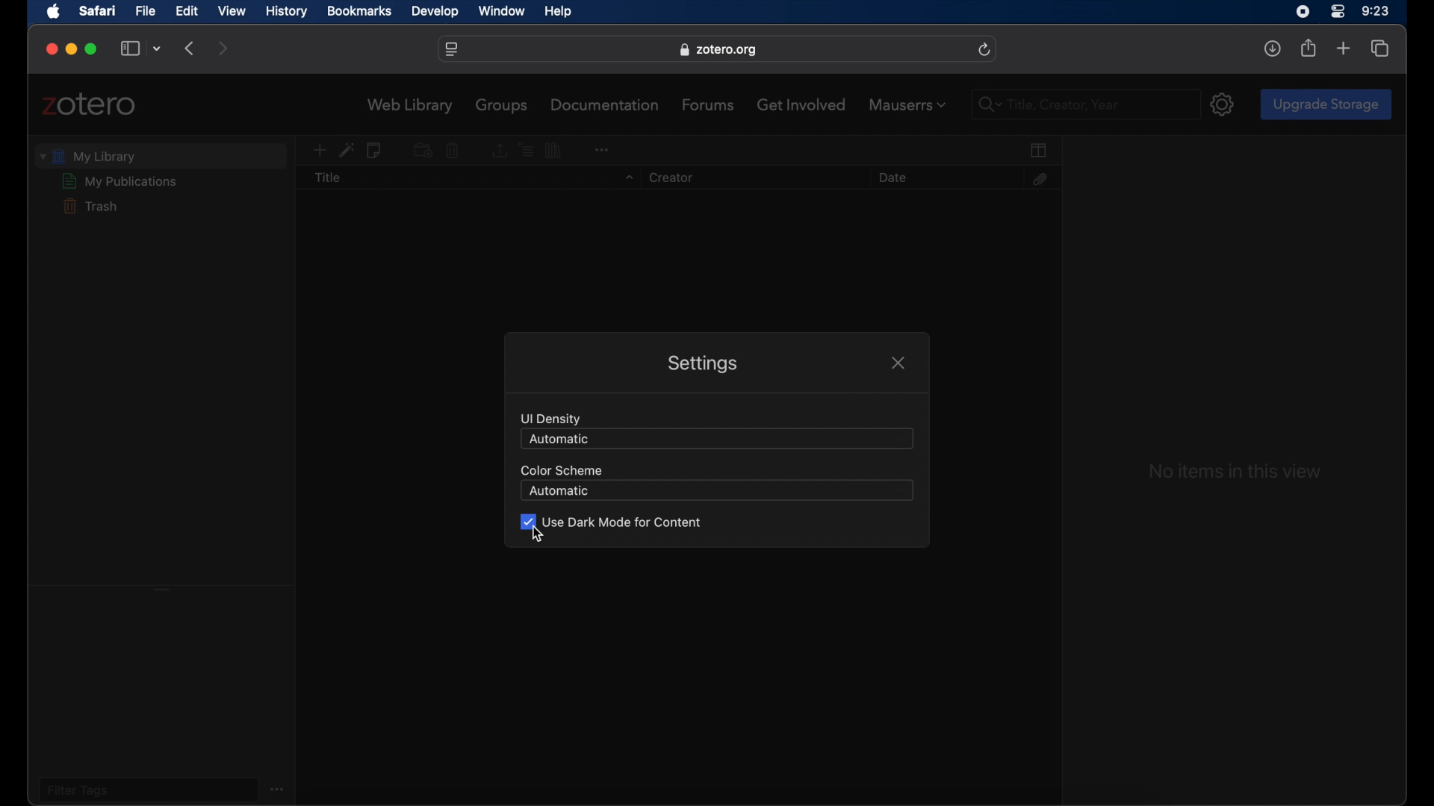  What do you see at coordinates (89, 206) in the screenshot?
I see `trash` at bounding box center [89, 206].